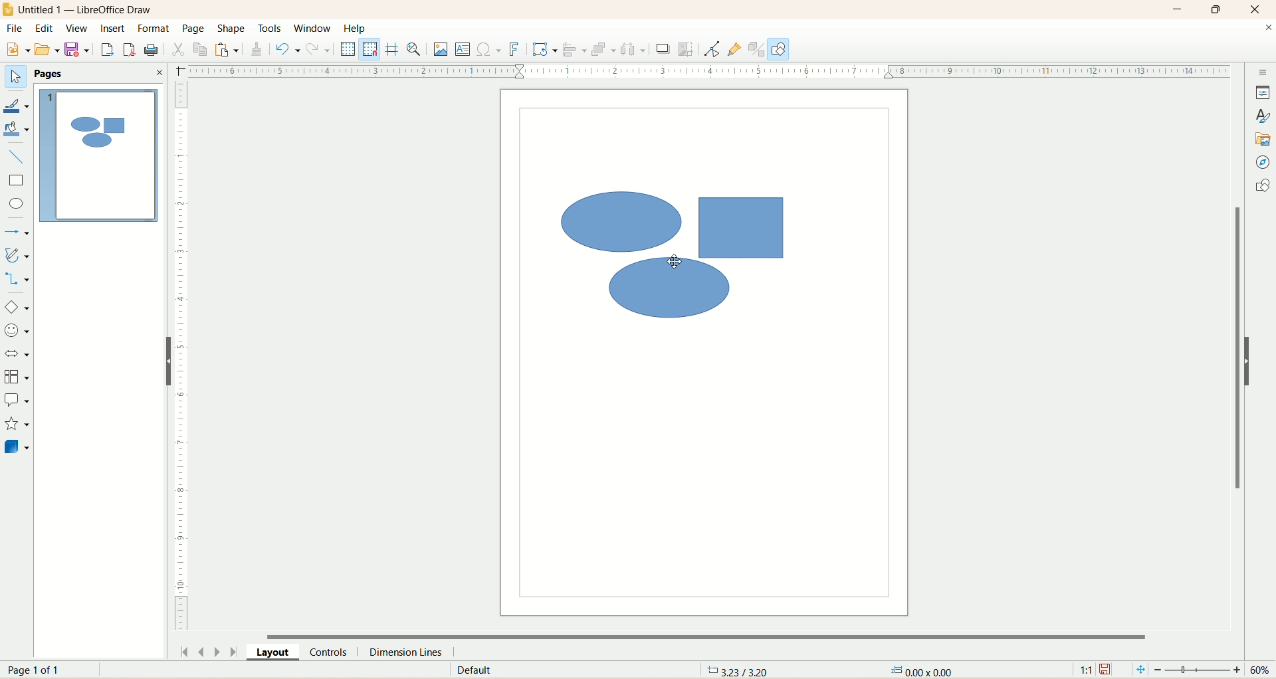 Image resolution: width=1276 pixels, height=679 pixels. I want to click on zoom percent, so click(1262, 670).